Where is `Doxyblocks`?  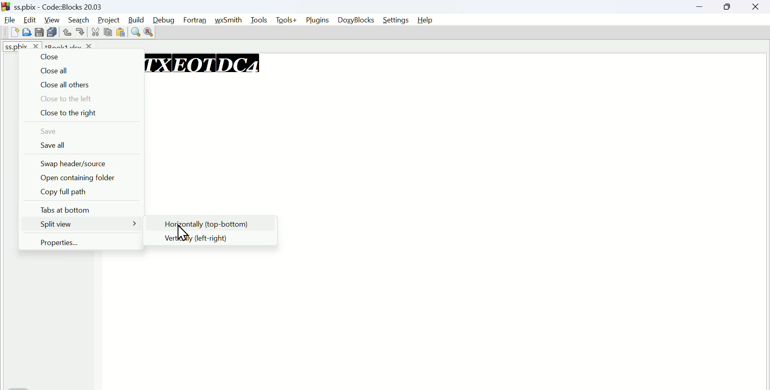 Doxyblocks is located at coordinates (356, 20).